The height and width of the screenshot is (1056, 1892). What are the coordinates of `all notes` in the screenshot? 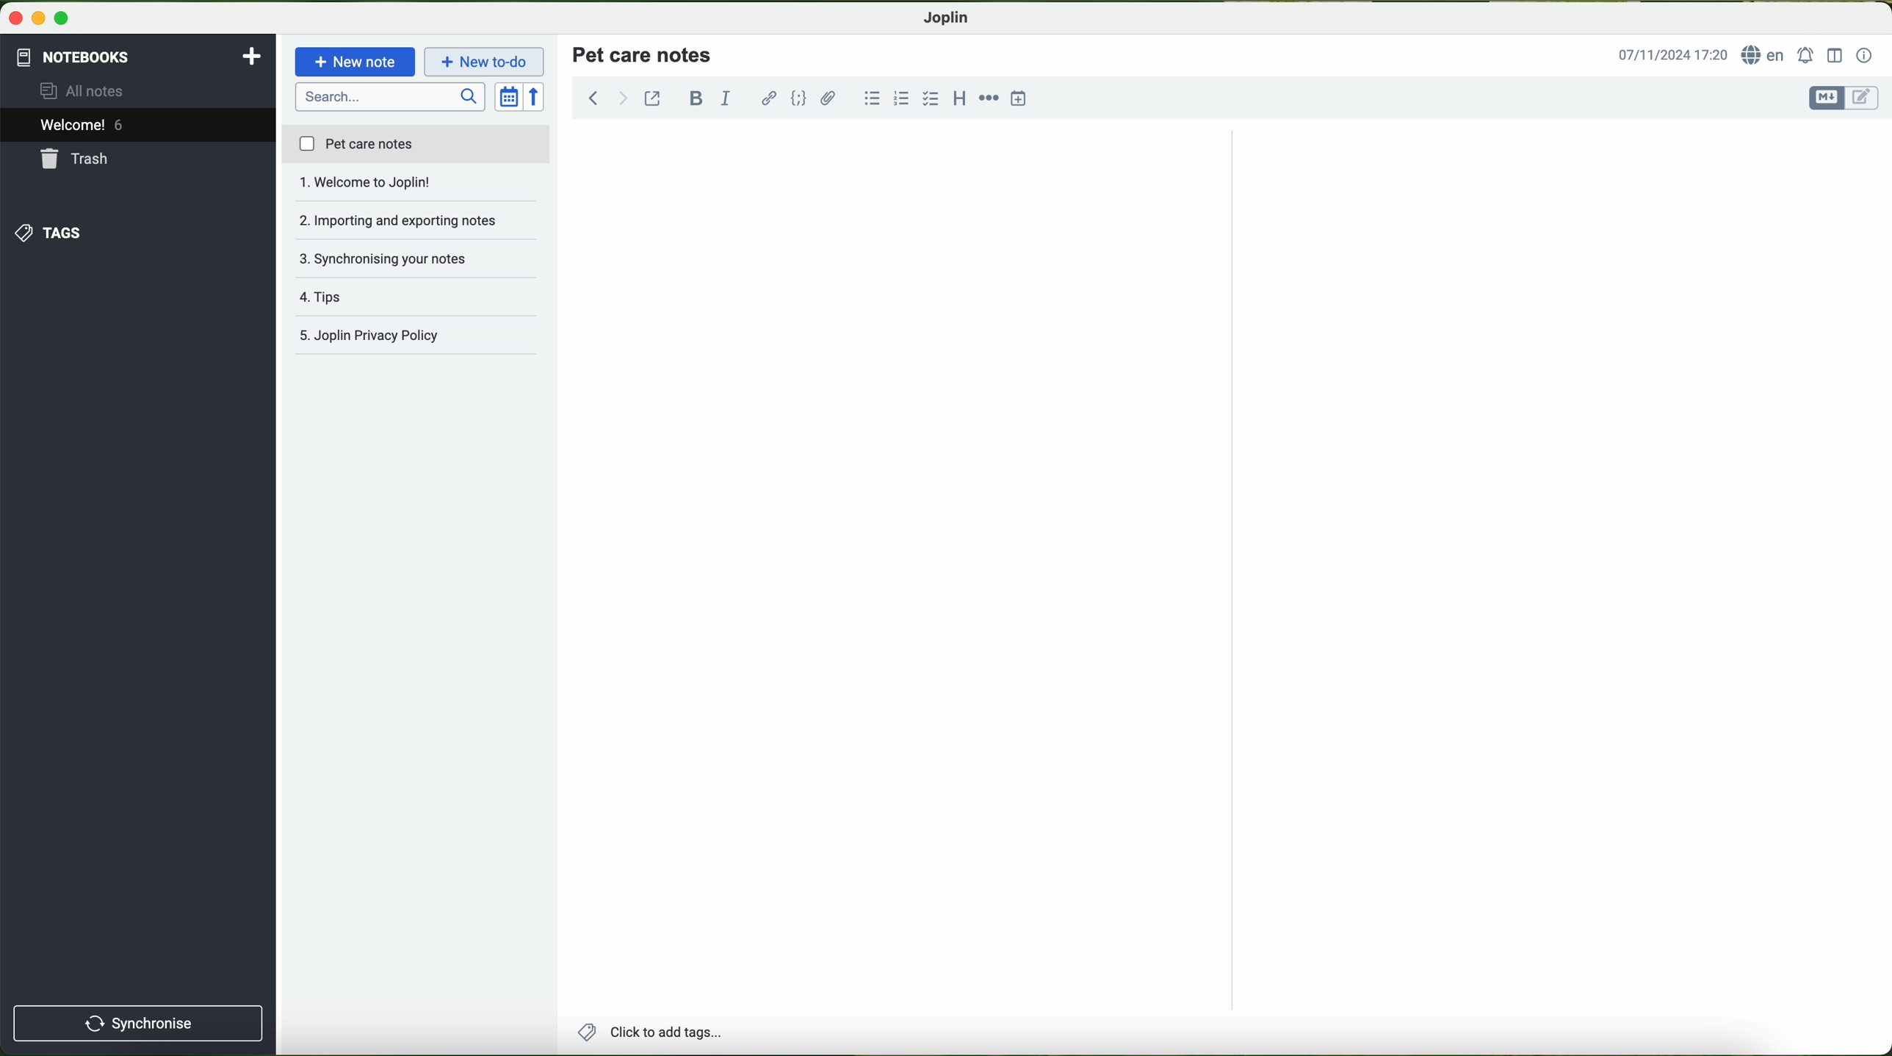 It's located at (86, 92).